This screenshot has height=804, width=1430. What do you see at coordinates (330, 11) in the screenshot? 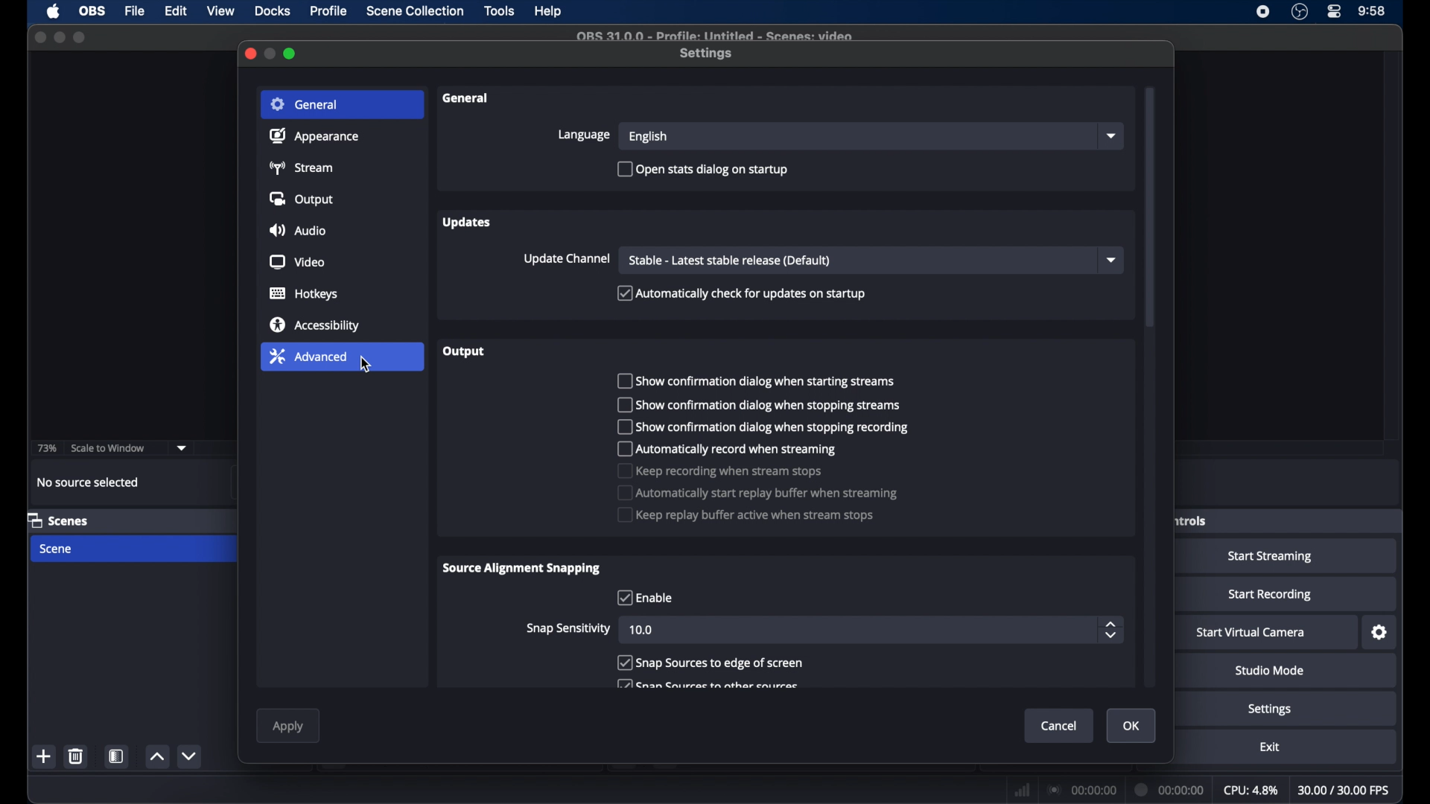
I see `profile` at bounding box center [330, 11].